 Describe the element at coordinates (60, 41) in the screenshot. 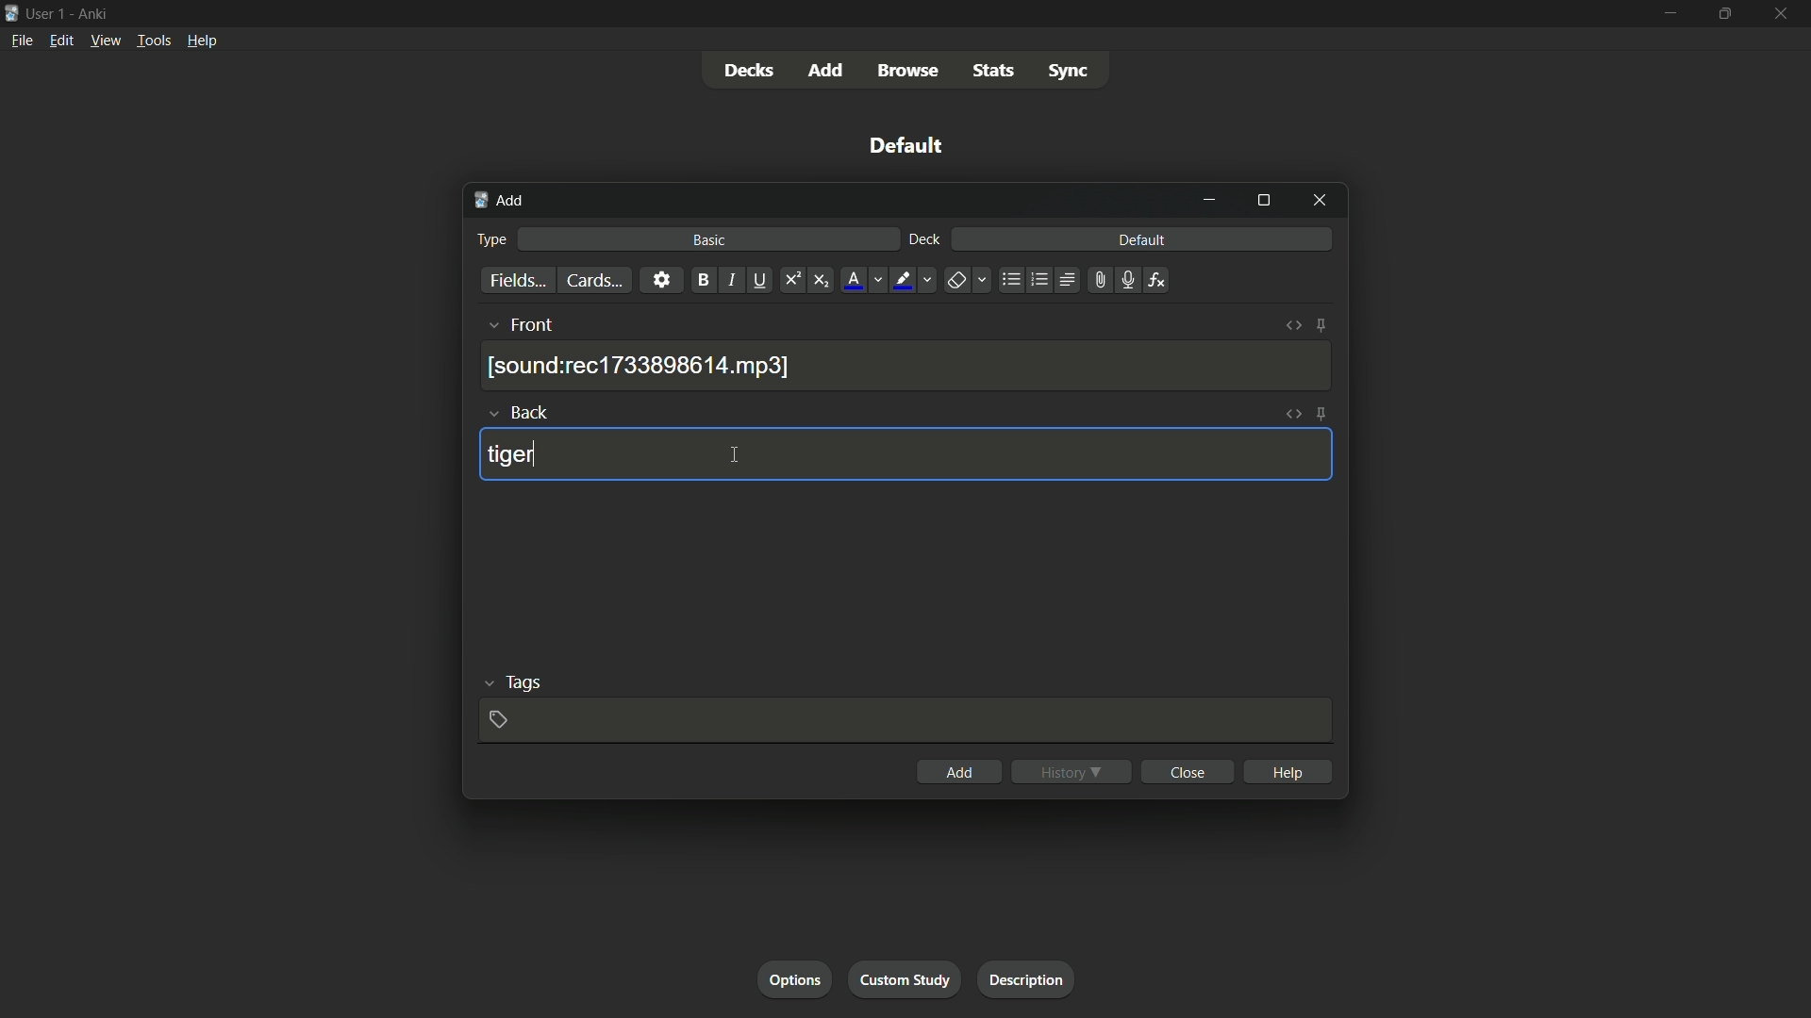

I see `edit menu` at that location.